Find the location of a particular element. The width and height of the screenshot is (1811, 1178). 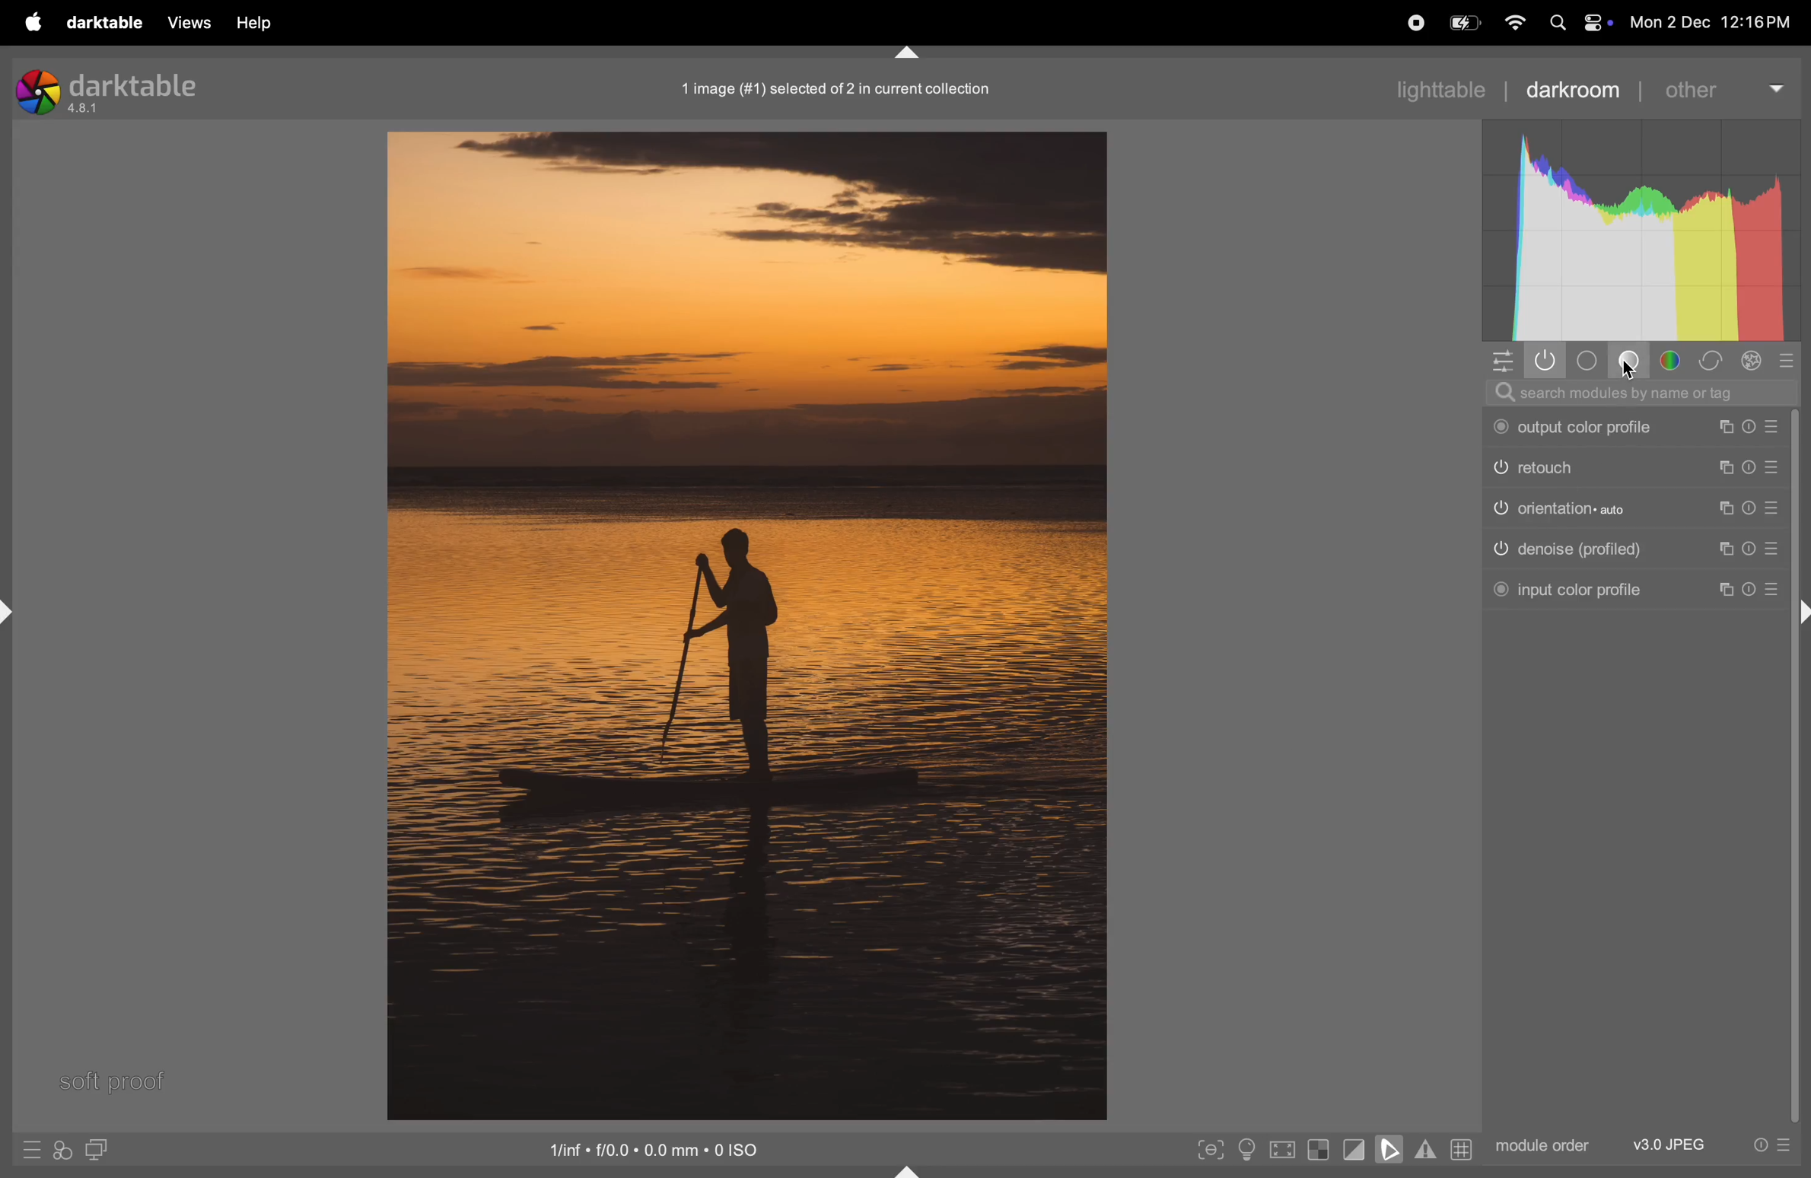

darkroom is located at coordinates (1573, 88).